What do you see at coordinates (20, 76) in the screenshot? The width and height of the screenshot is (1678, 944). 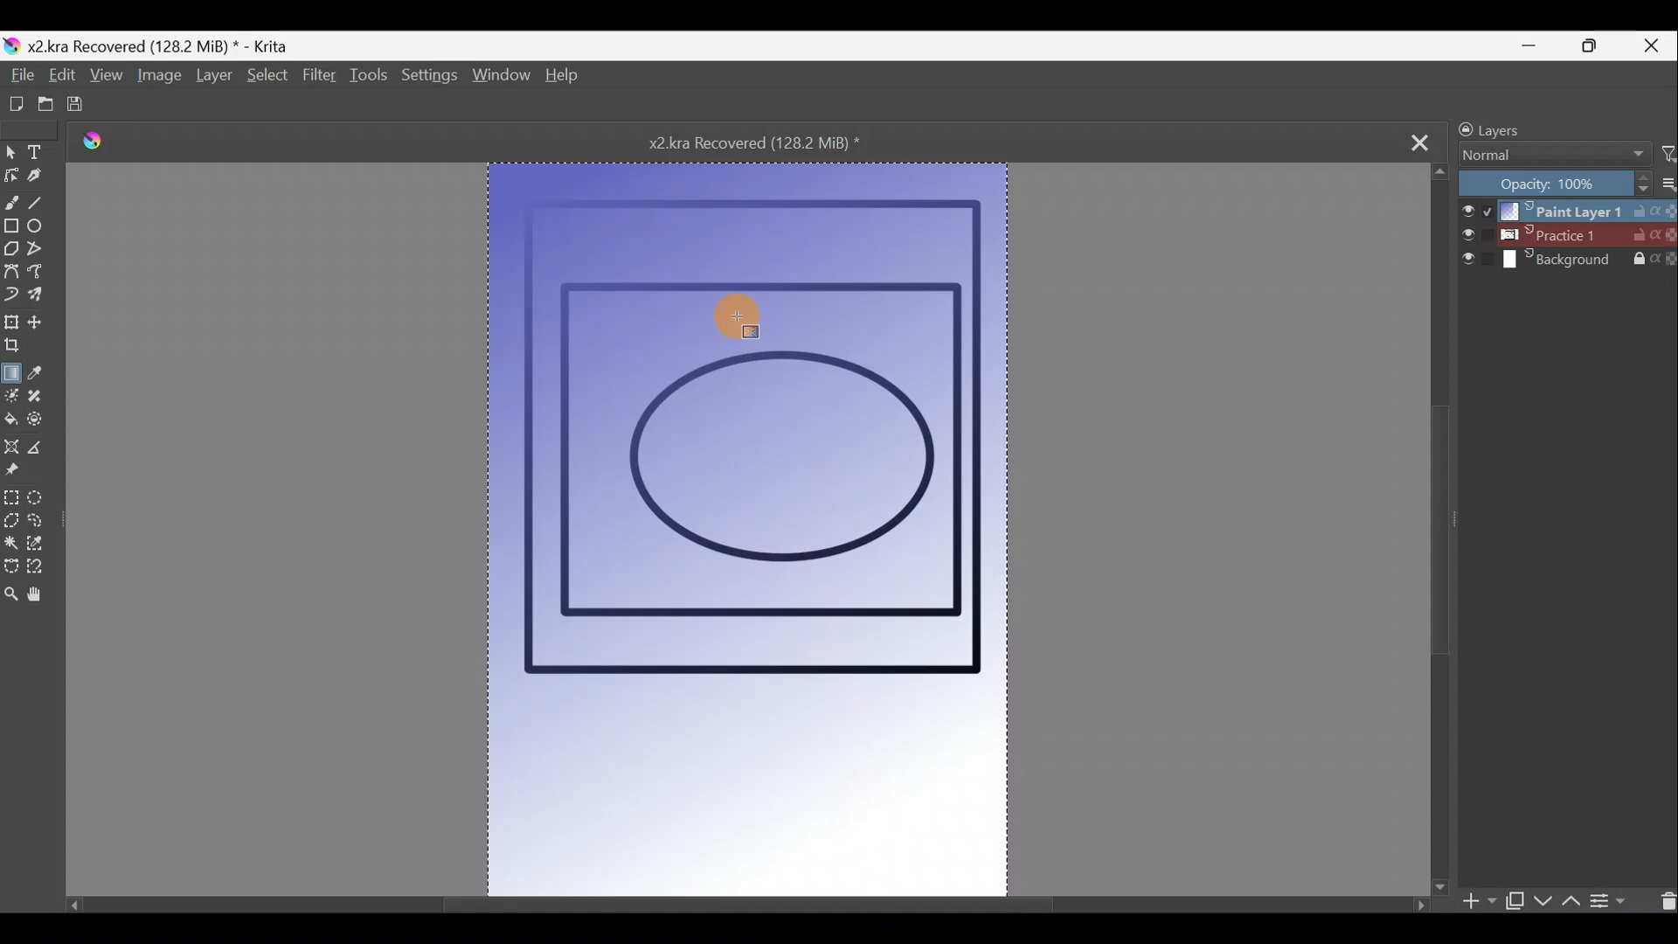 I see `File` at bounding box center [20, 76].